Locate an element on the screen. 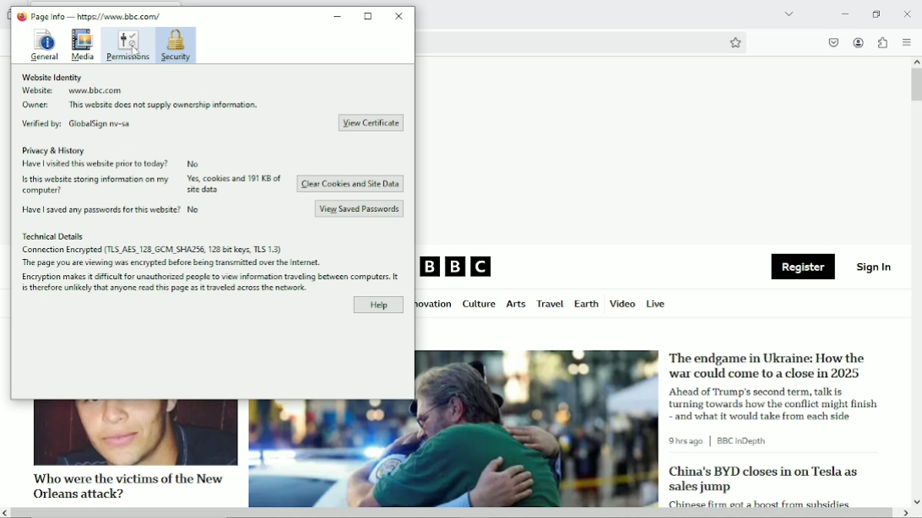 This screenshot has width=922, height=518. Extensions is located at coordinates (881, 42).